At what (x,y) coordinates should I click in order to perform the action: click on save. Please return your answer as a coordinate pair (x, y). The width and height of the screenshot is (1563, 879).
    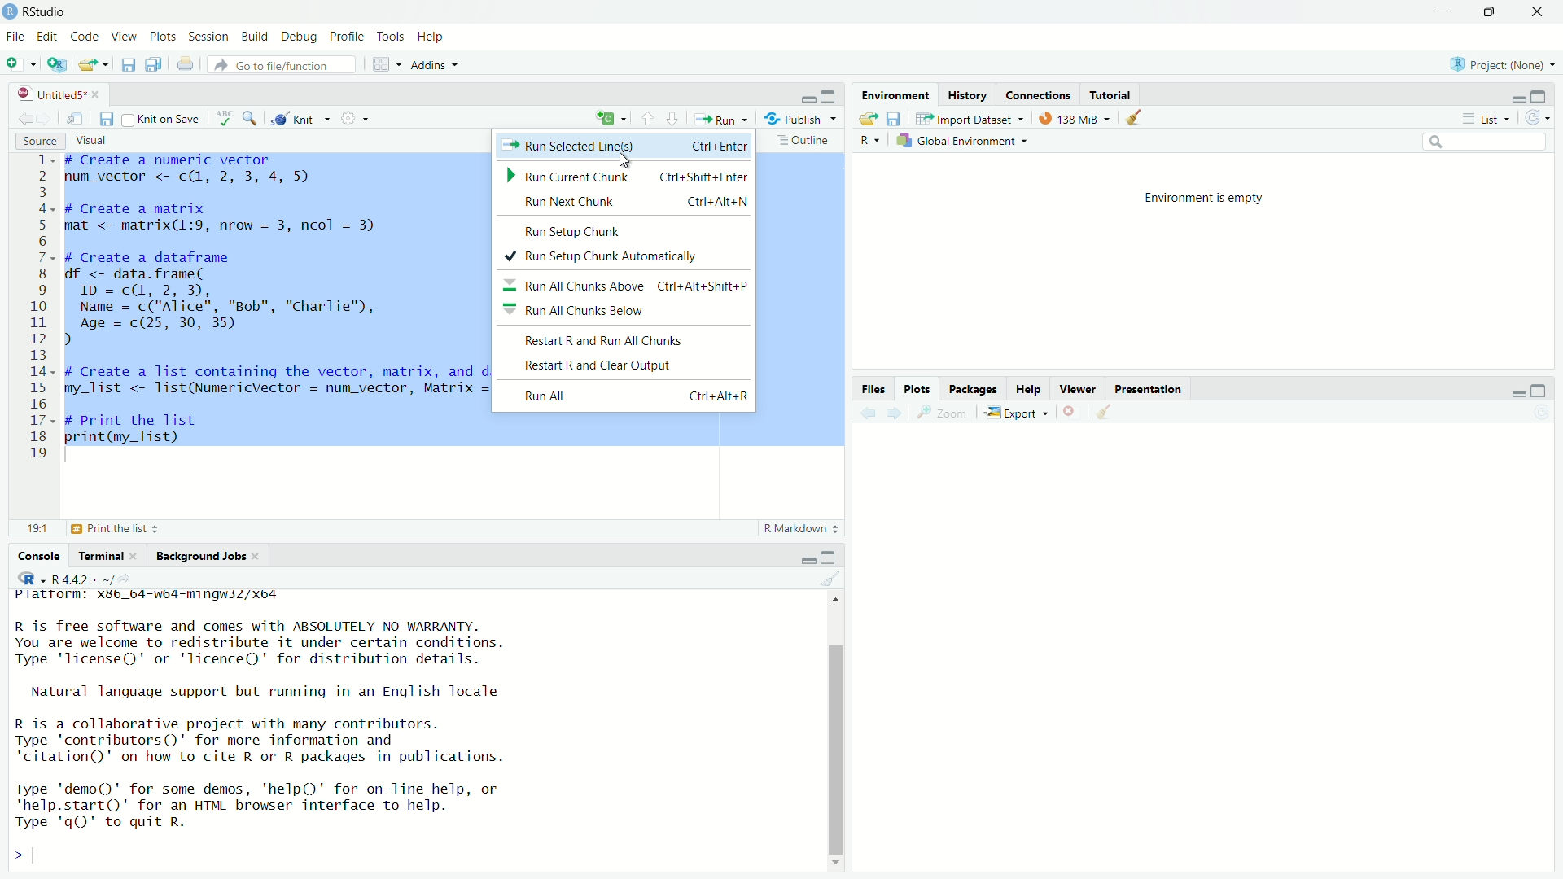
    Looking at the image, I should click on (126, 68).